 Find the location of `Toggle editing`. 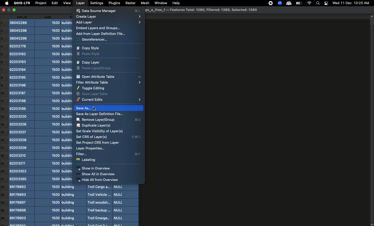

Toggle editing is located at coordinates (92, 88).